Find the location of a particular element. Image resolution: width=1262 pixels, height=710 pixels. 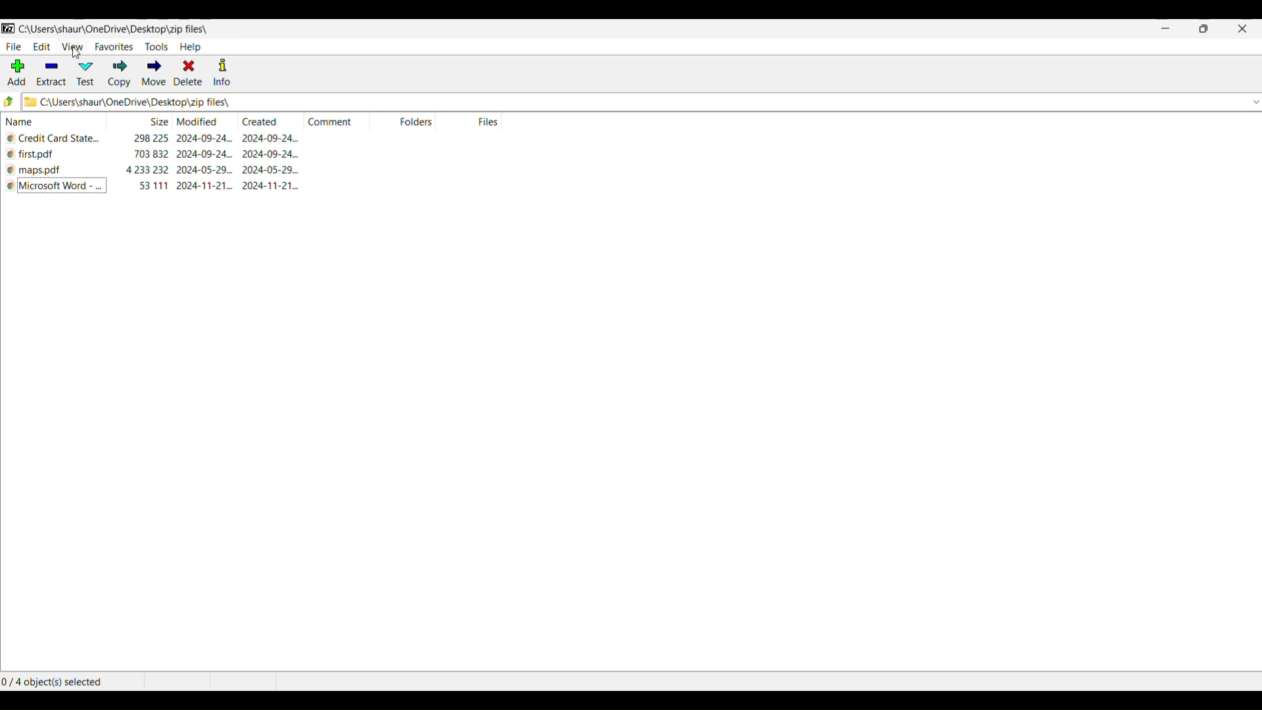

number of object selected is located at coordinates (68, 680).